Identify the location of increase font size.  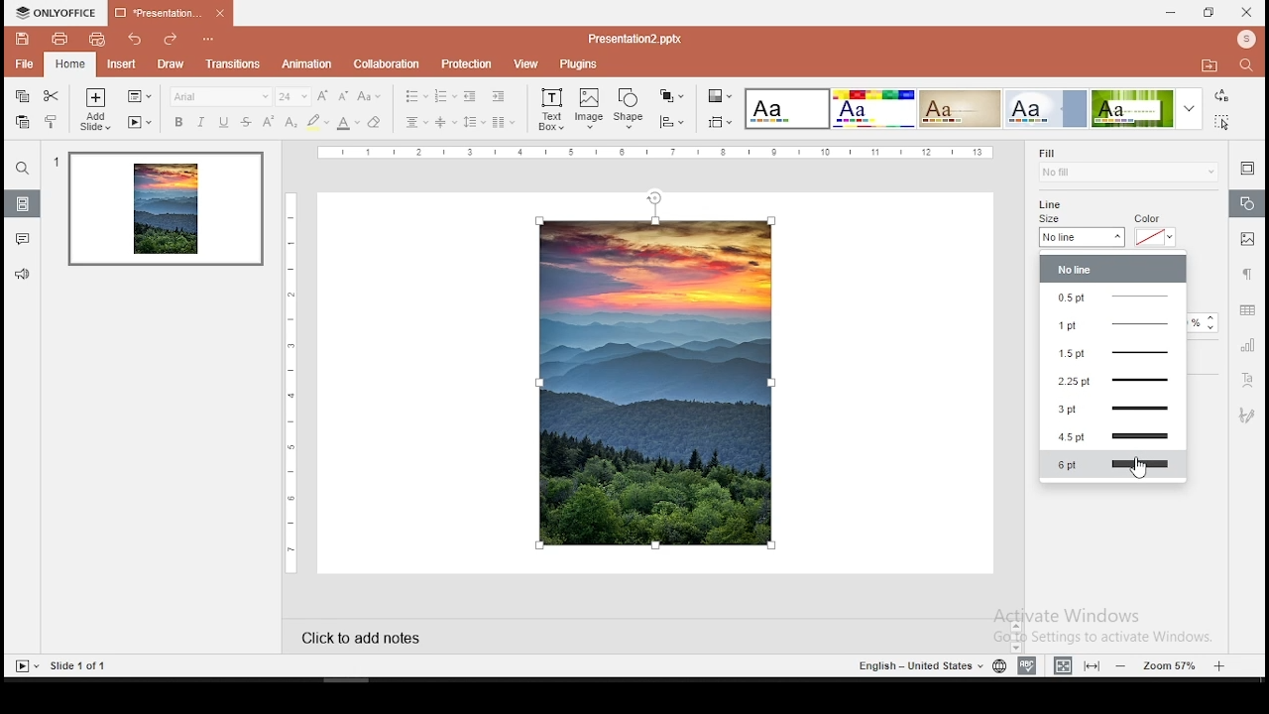
(323, 95).